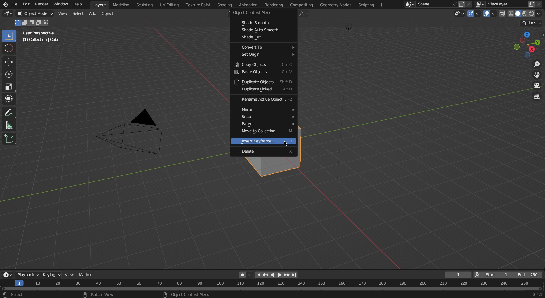 This screenshot has height=298, width=545. Describe the element at coordinates (264, 55) in the screenshot. I see `Set Origin` at that location.